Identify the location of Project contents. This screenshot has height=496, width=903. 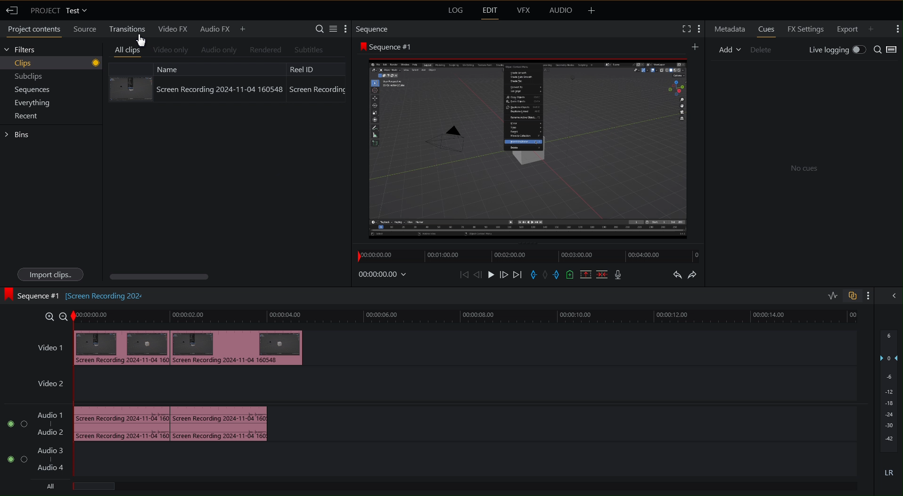
(33, 30).